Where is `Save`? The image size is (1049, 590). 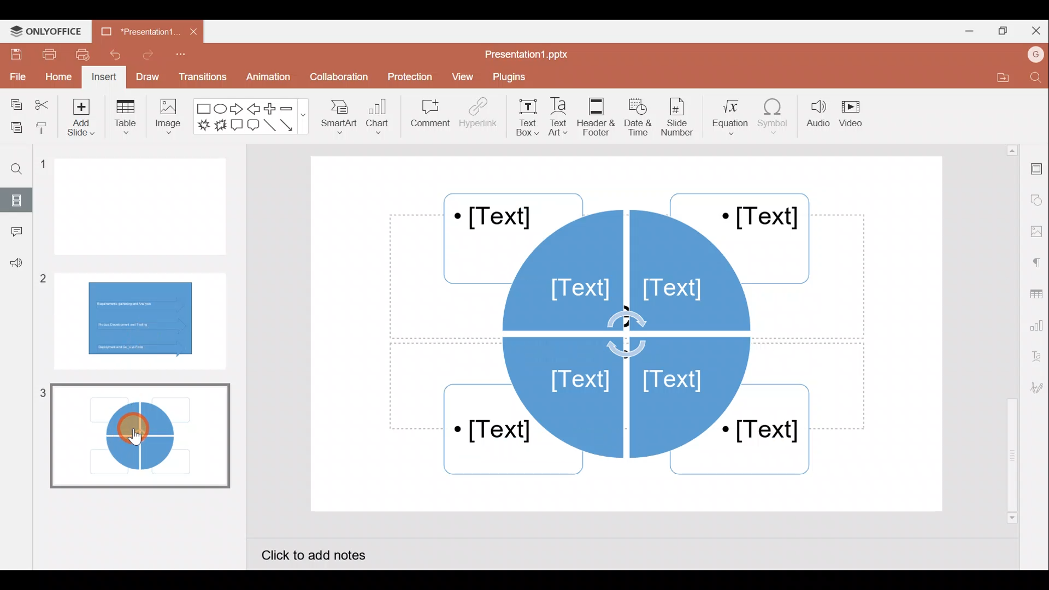
Save is located at coordinates (14, 55).